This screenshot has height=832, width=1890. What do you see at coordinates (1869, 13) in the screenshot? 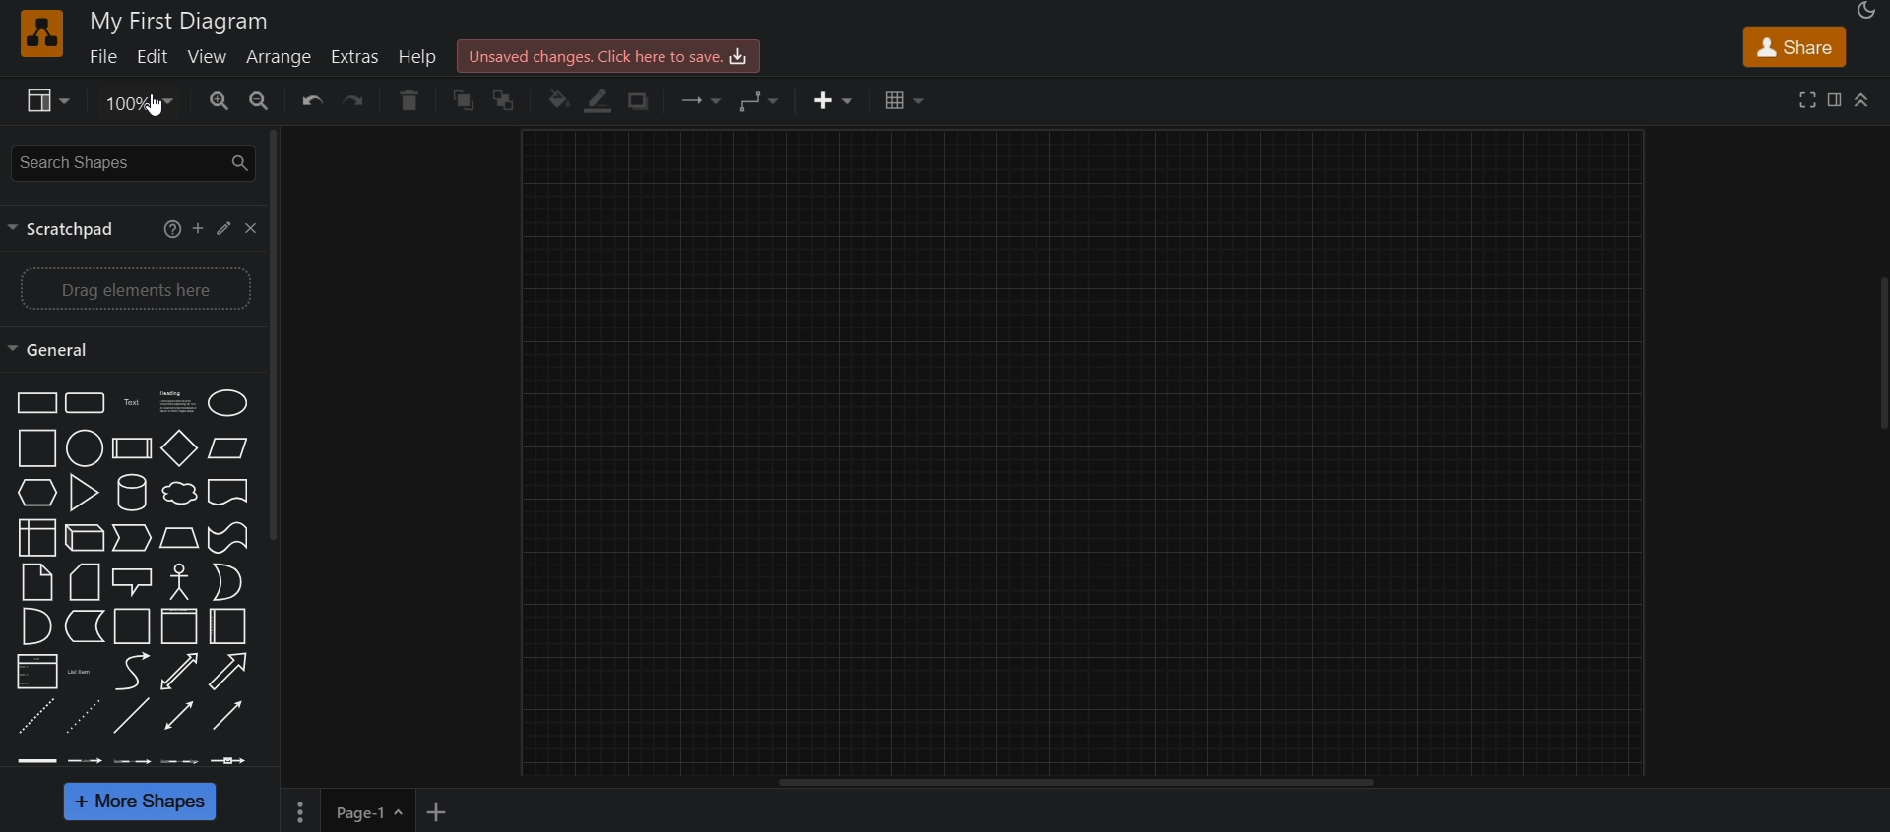
I see `appearance` at bounding box center [1869, 13].